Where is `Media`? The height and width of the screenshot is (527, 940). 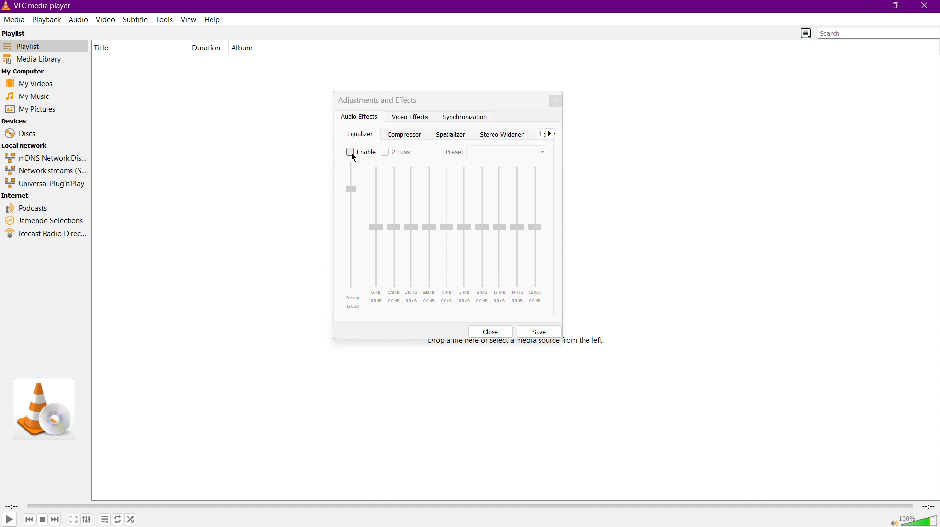 Media is located at coordinates (14, 20).